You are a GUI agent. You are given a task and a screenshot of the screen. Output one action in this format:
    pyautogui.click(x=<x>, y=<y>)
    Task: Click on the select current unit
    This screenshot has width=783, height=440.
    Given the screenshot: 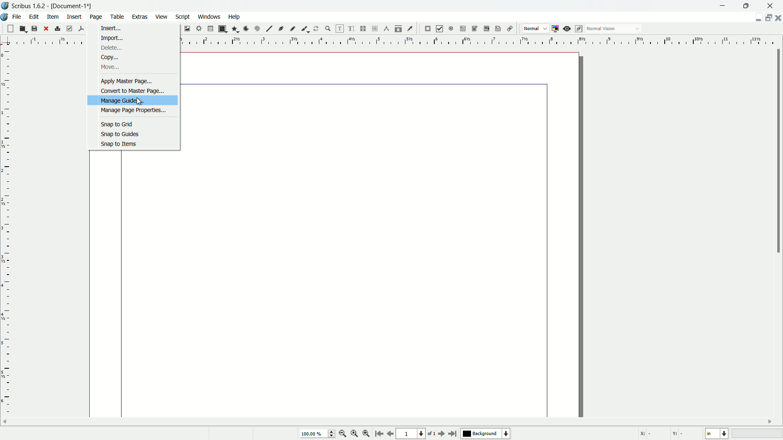 What is the action you would take?
    pyautogui.click(x=716, y=434)
    